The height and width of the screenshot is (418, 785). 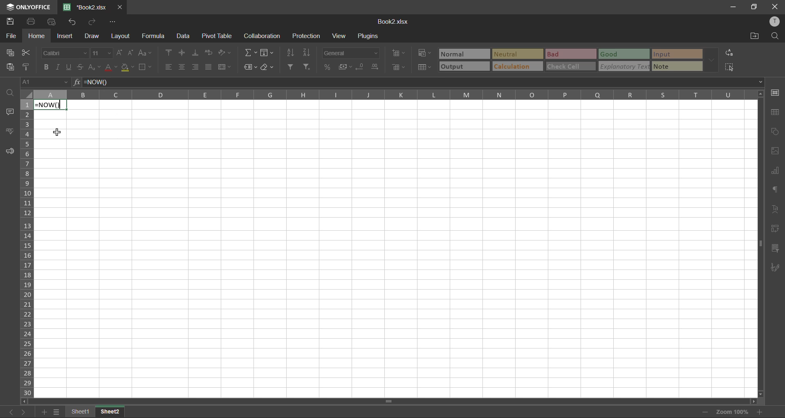 What do you see at coordinates (774, 37) in the screenshot?
I see `find` at bounding box center [774, 37].